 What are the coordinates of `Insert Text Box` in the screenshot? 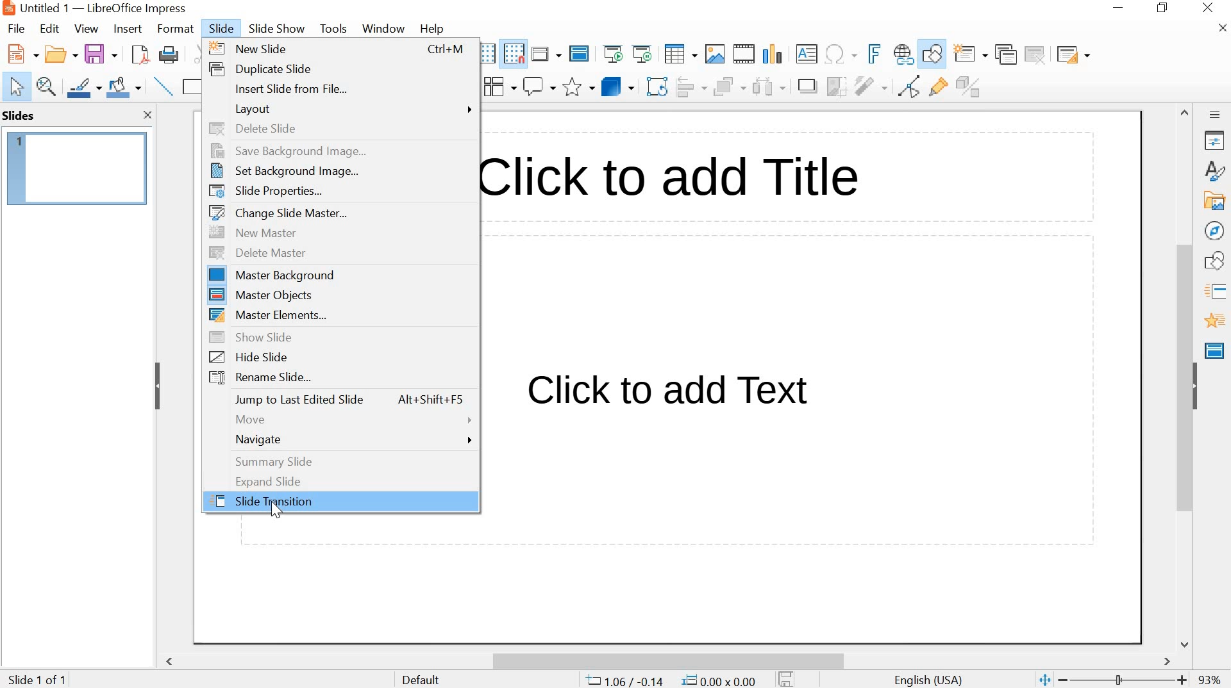 It's located at (807, 54).